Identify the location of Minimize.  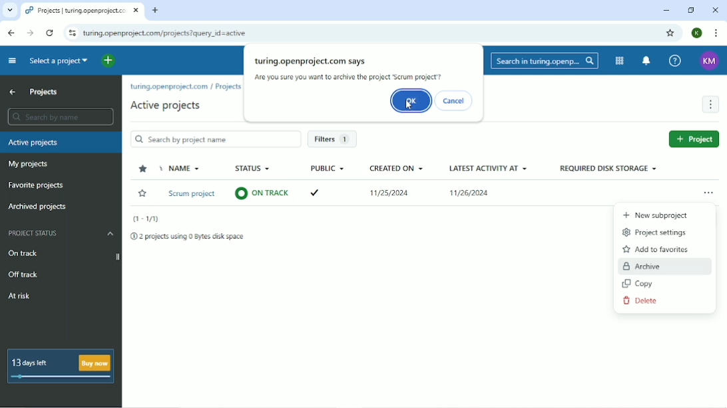
(666, 11).